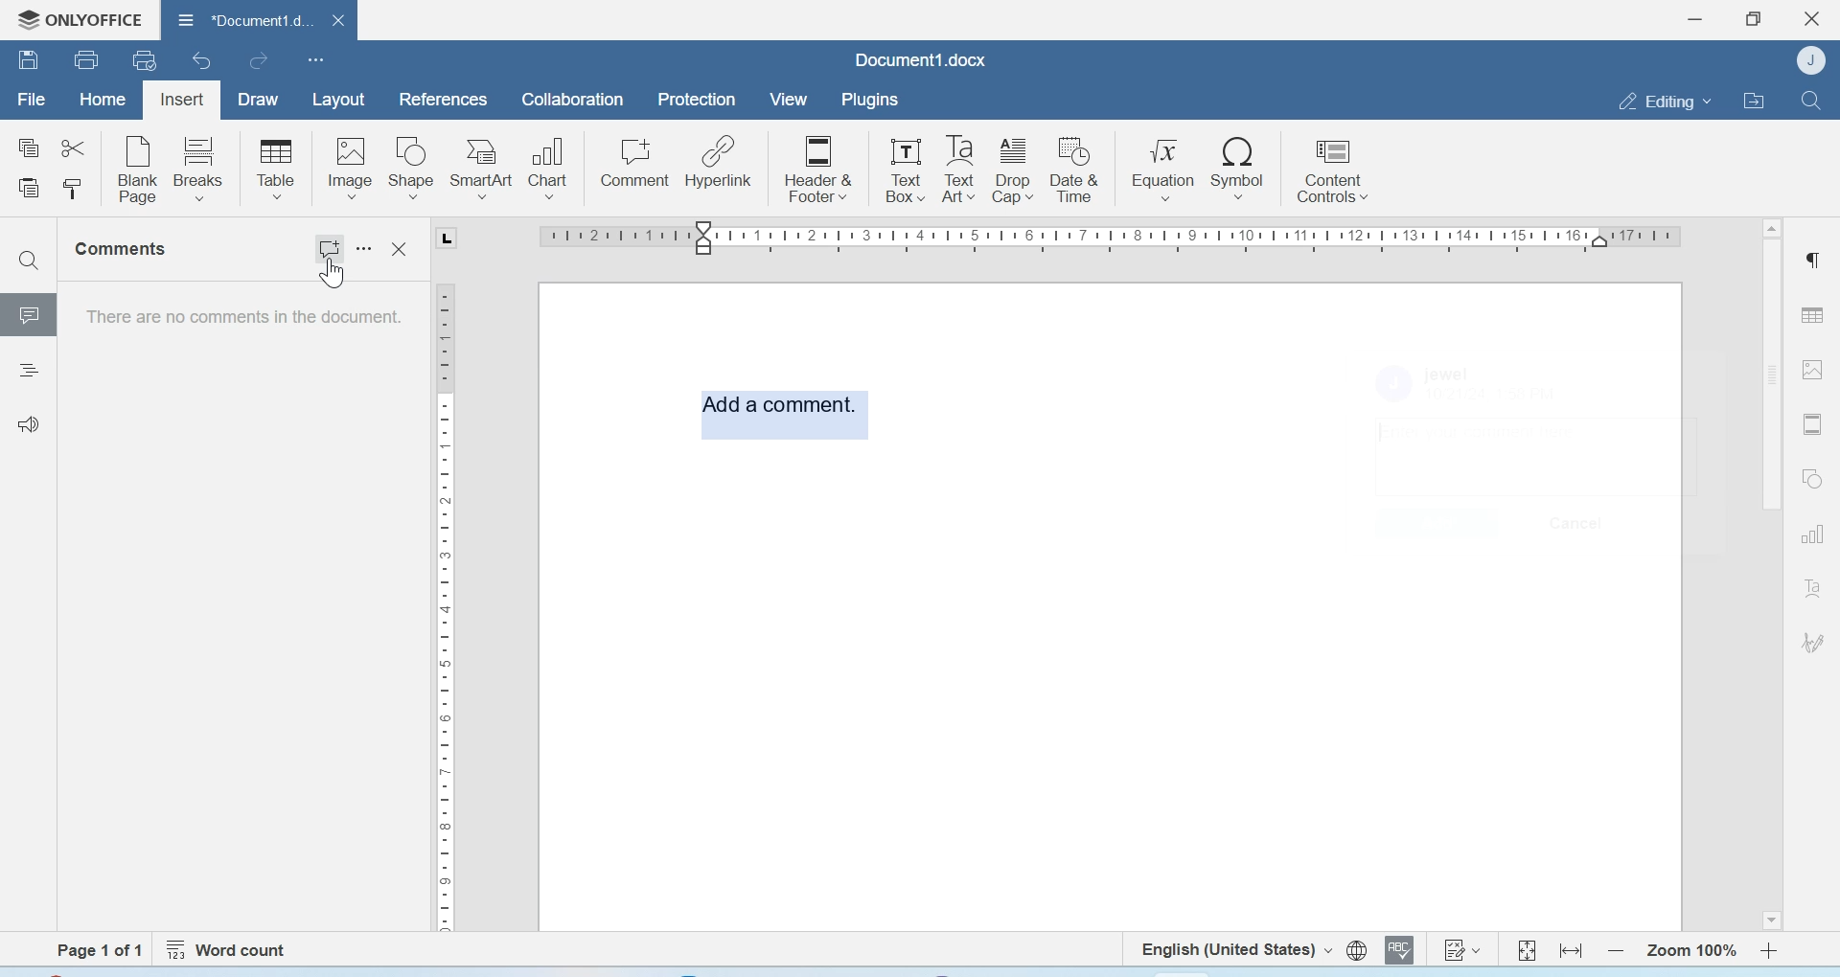  I want to click on Zoom in, so click(1770, 950).